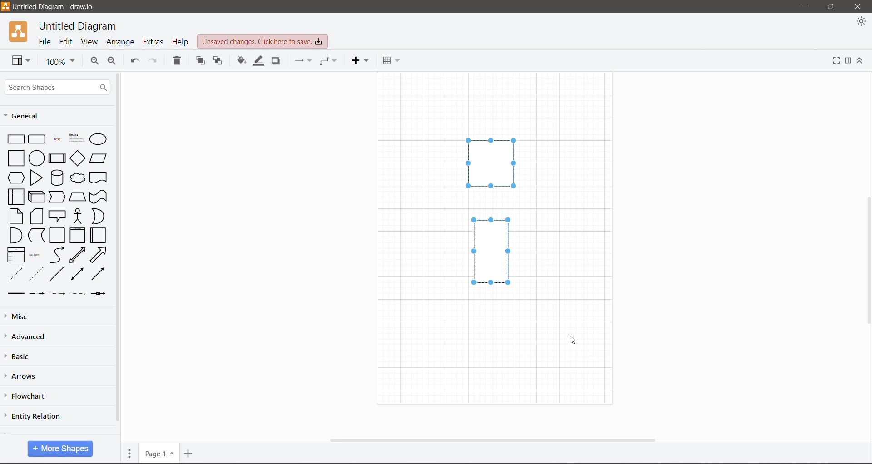 This screenshot has height=464, width=872. I want to click on Zoom, so click(59, 61).